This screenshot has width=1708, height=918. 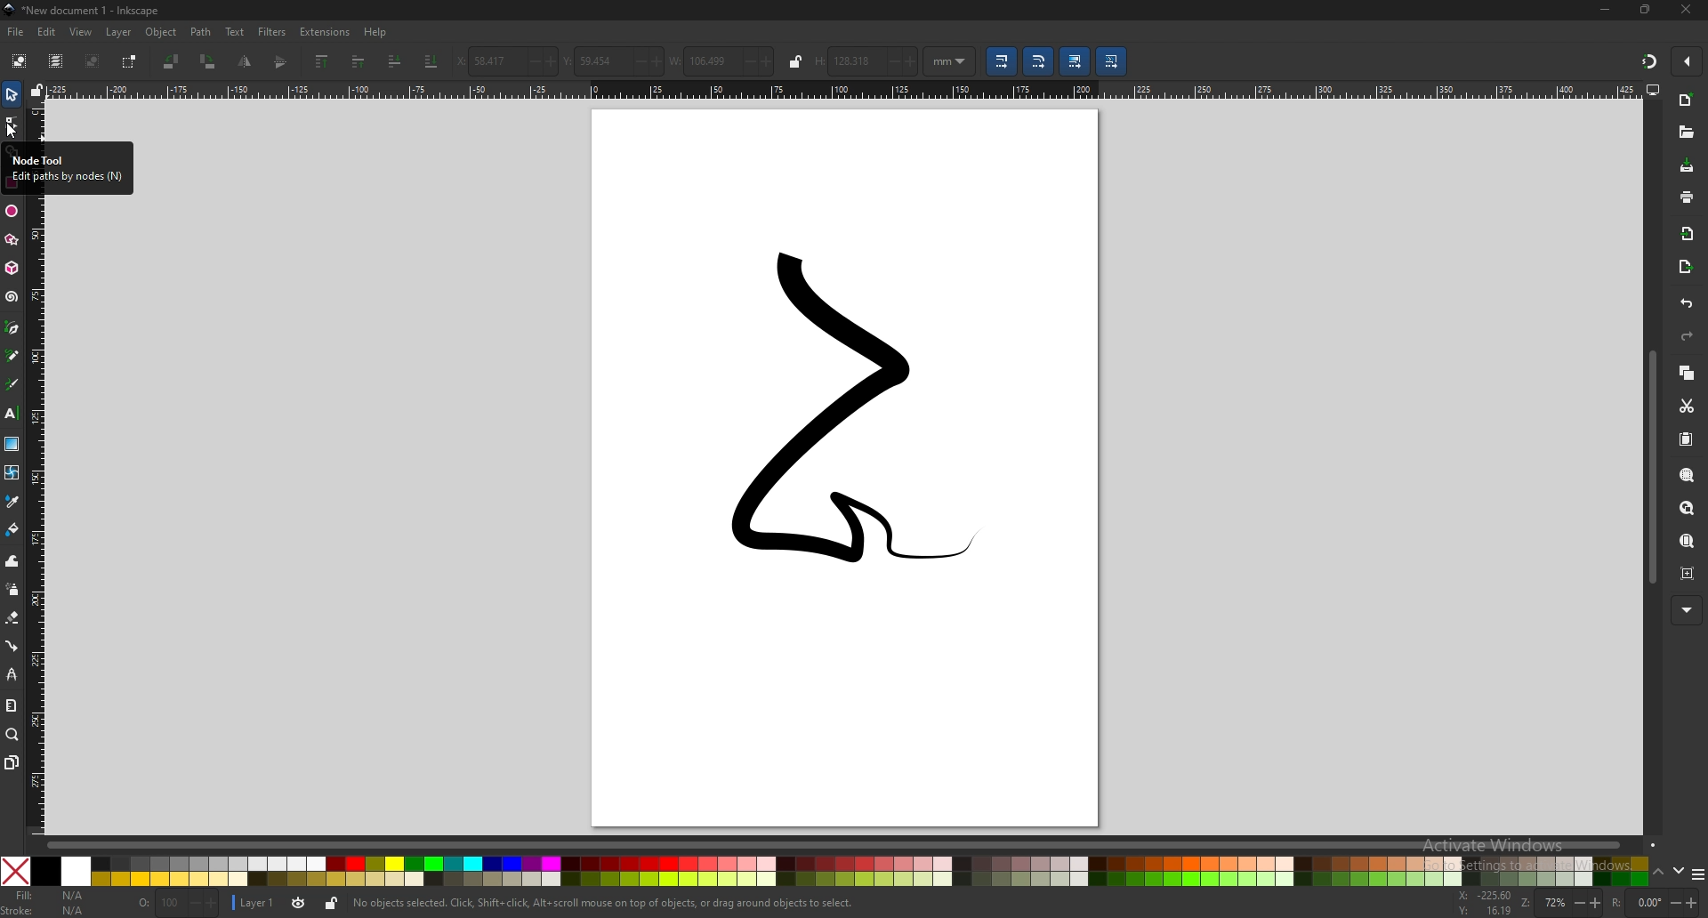 What do you see at coordinates (13, 326) in the screenshot?
I see `pen` at bounding box center [13, 326].